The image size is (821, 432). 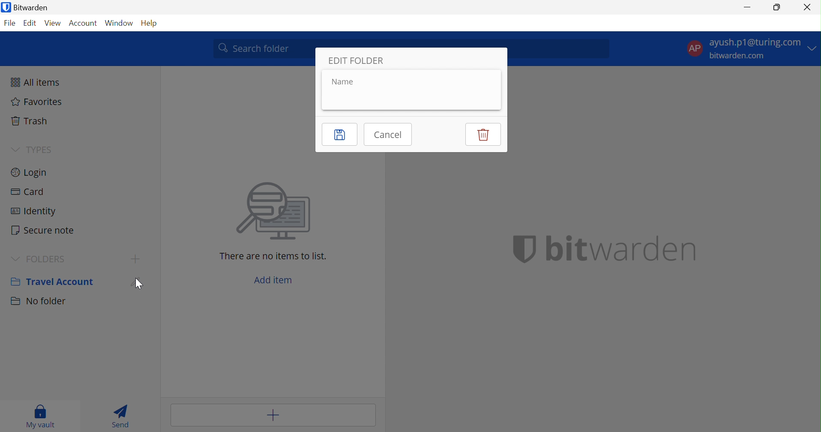 I want to click on Card, so click(x=28, y=192).